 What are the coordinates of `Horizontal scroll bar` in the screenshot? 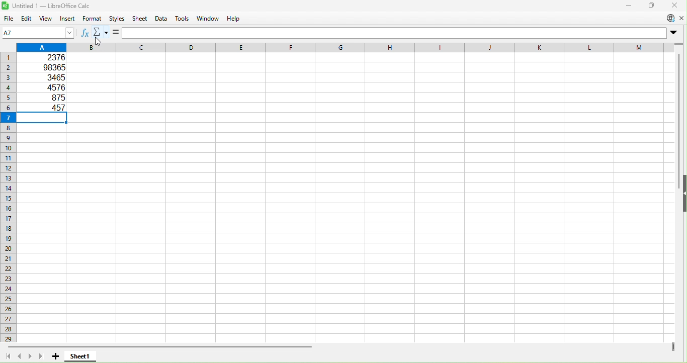 It's located at (348, 347).